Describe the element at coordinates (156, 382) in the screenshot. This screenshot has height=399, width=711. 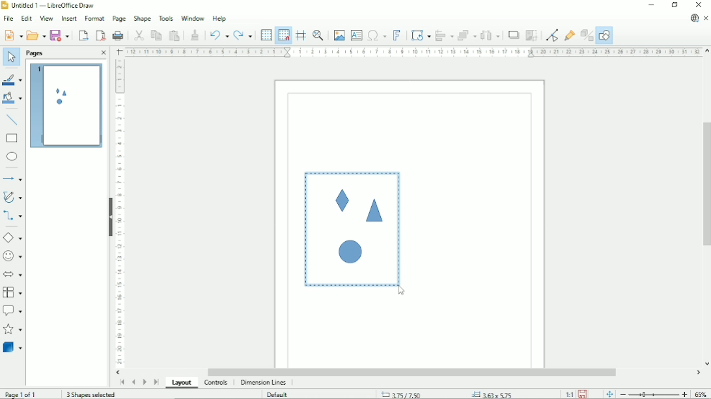
I see `Scroll to last page` at that location.